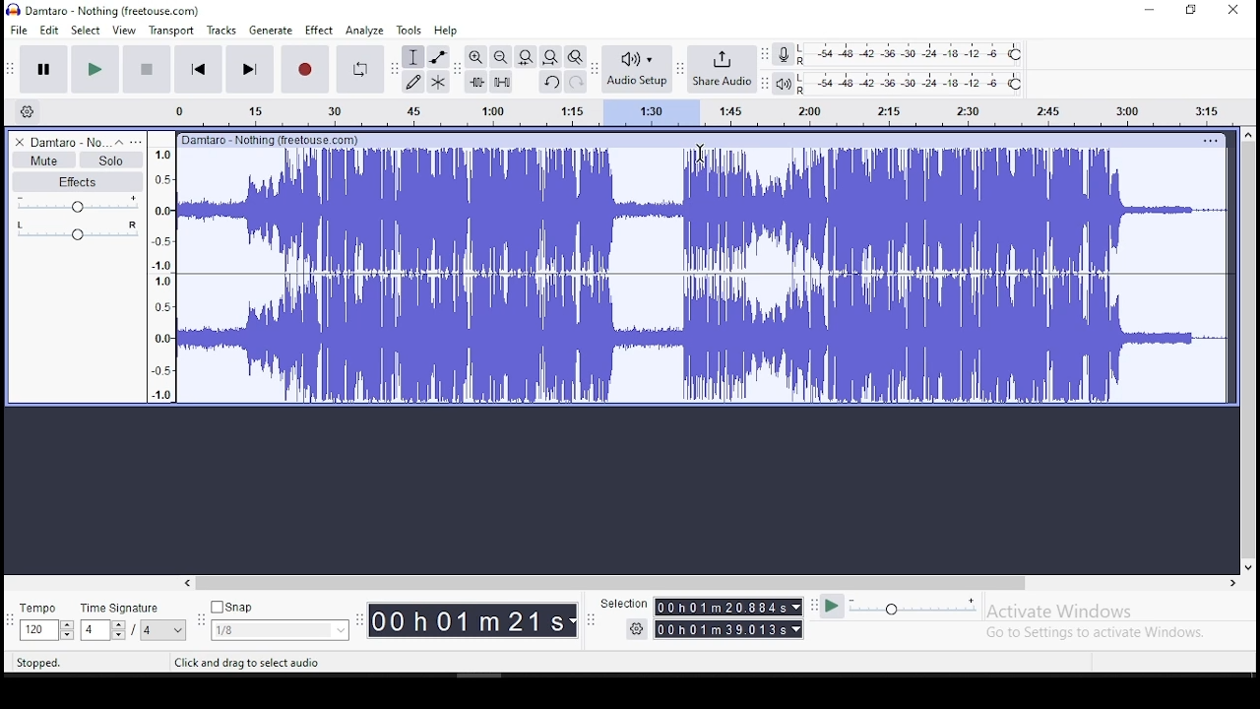  Describe the element at coordinates (358, 70) in the screenshot. I see `enable looping` at that location.